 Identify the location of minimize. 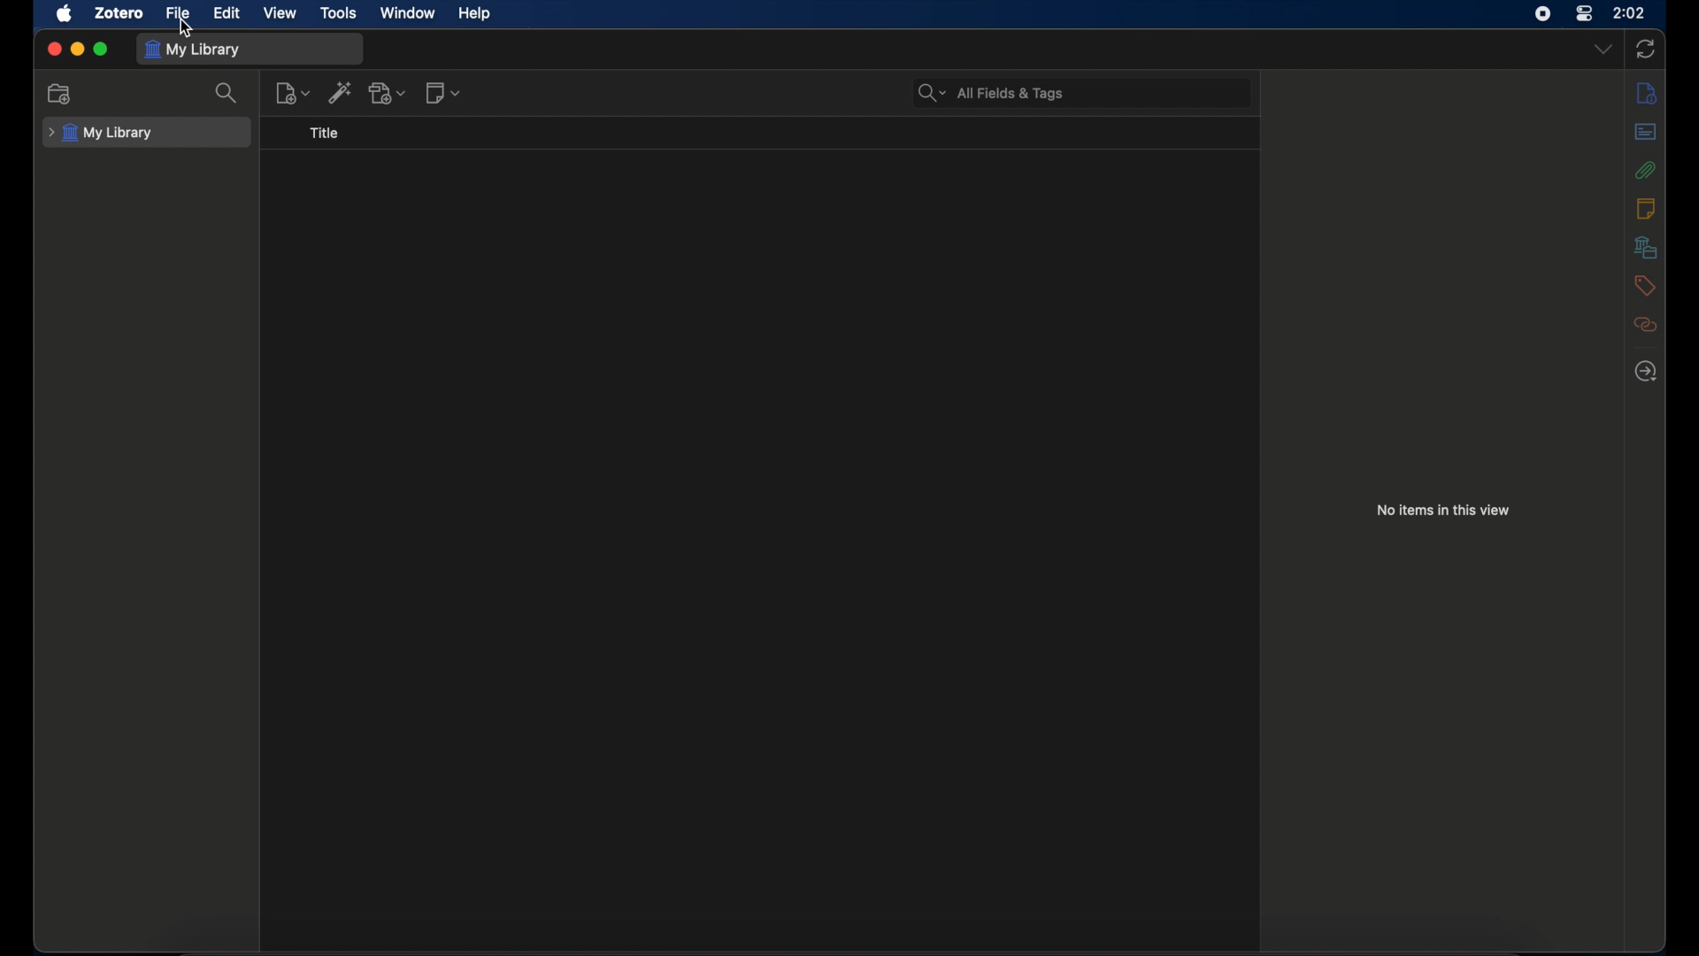
(80, 50).